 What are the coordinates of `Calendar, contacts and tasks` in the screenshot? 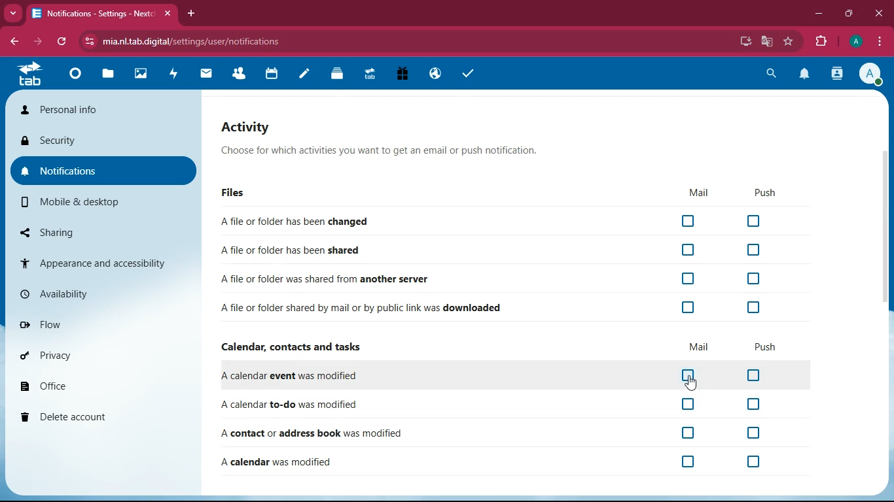 It's located at (295, 346).